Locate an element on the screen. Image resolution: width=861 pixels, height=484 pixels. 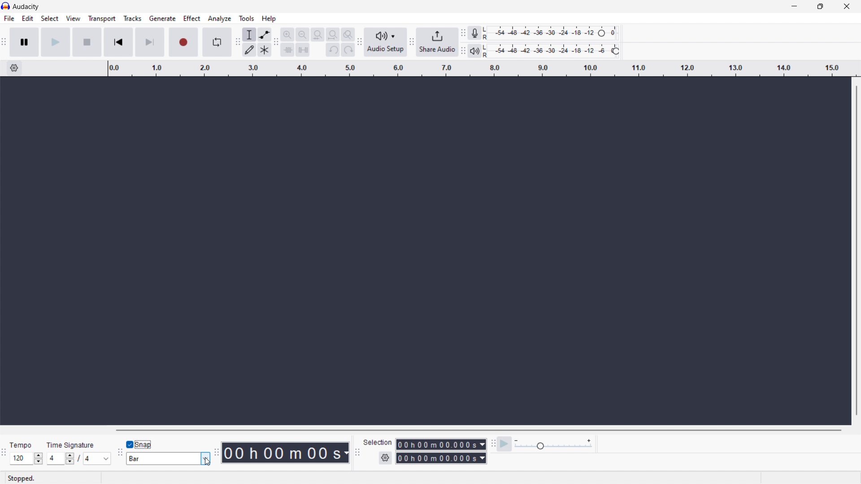
recording meter toolbar is located at coordinates (463, 33).